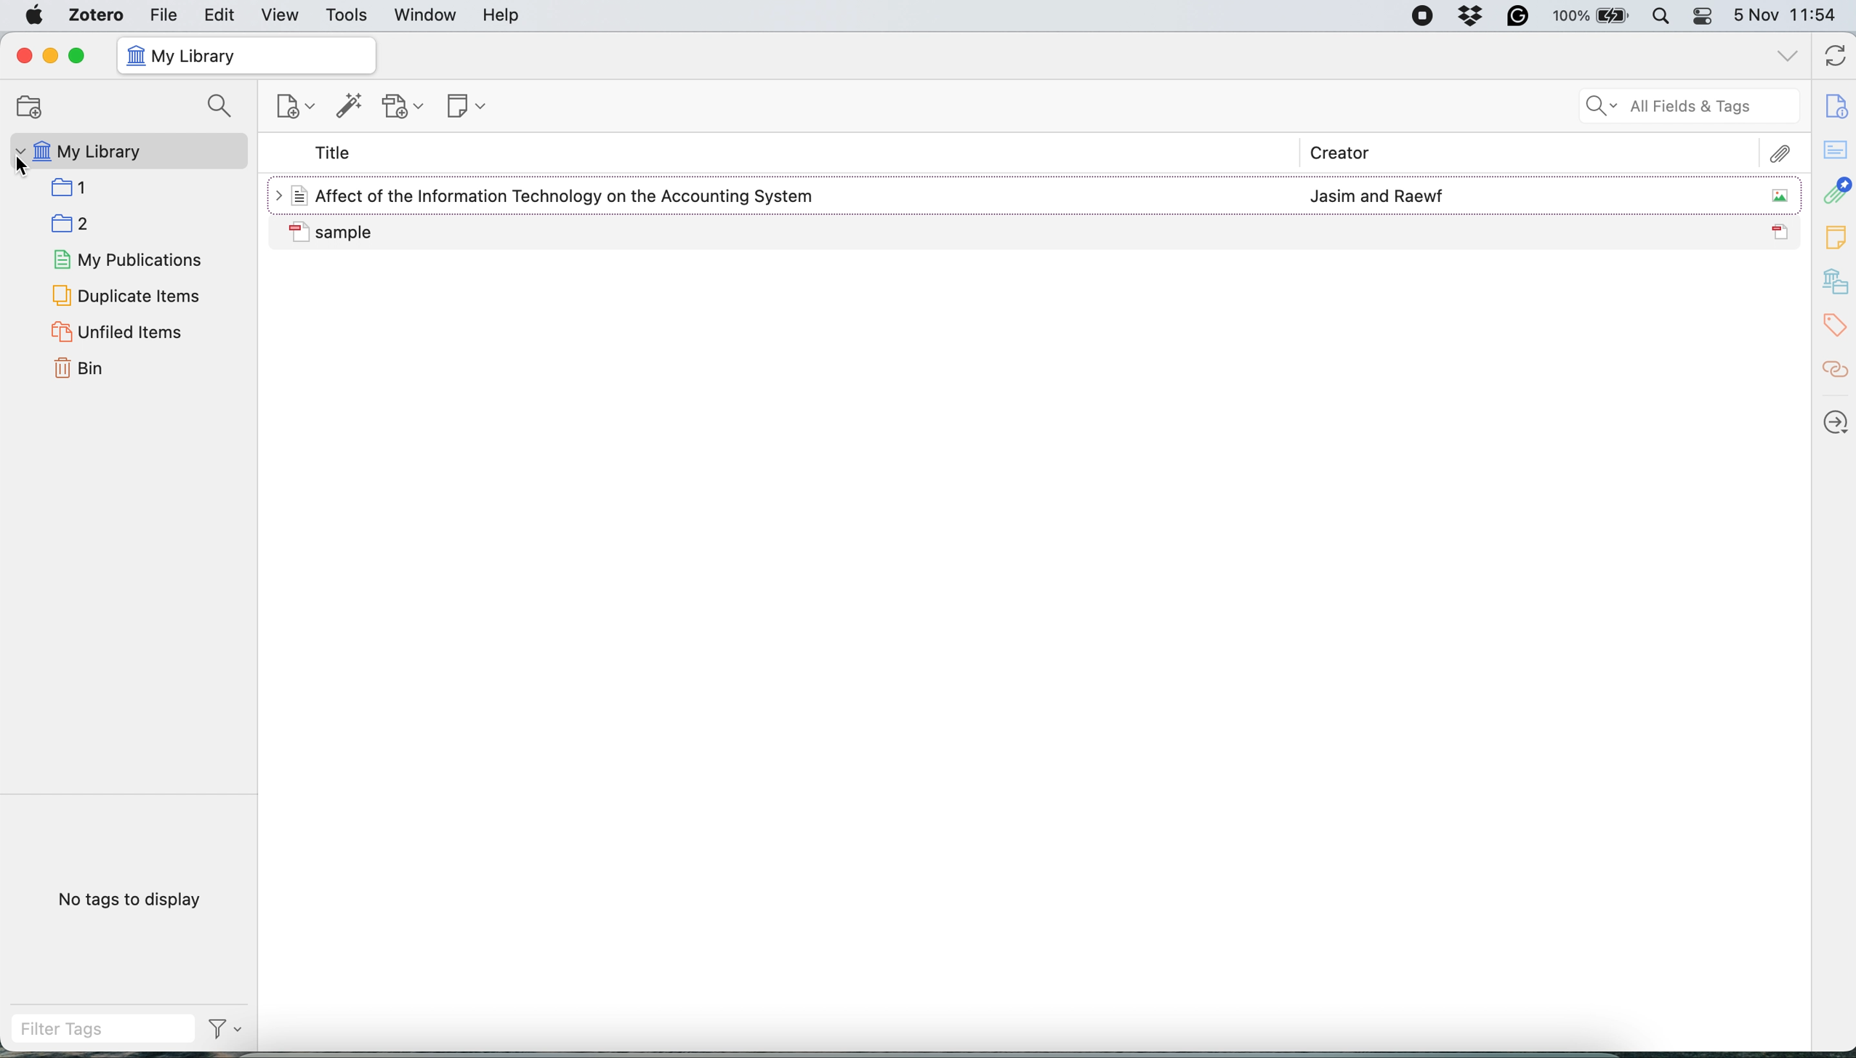 The width and height of the screenshot is (1856, 1058). I want to click on new collection, so click(31, 106).